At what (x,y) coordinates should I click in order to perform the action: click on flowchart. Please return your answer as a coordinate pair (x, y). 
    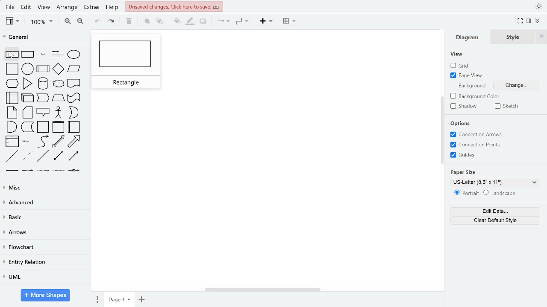
    Looking at the image, I should click on (44, 247).